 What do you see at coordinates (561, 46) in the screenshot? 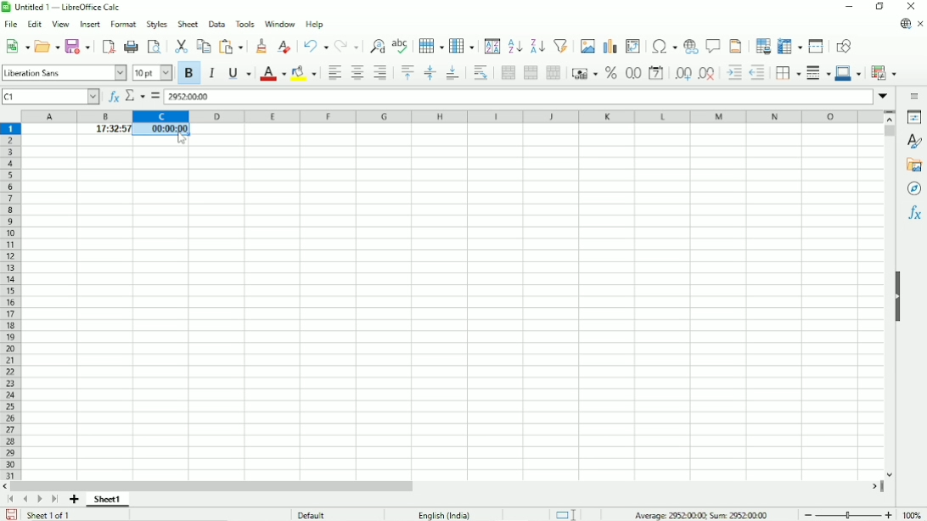
I see `Autofilter` at bounding box center [561, 46].